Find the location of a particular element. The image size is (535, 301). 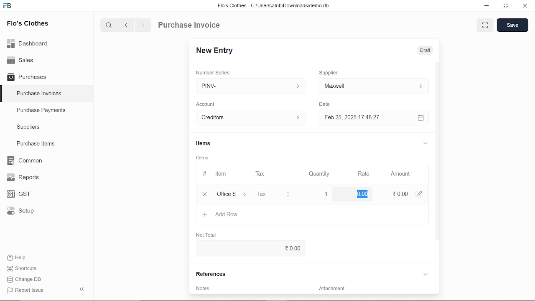

 Feb 25, 2025 17:48:27 is located at coordinates (365, 117).